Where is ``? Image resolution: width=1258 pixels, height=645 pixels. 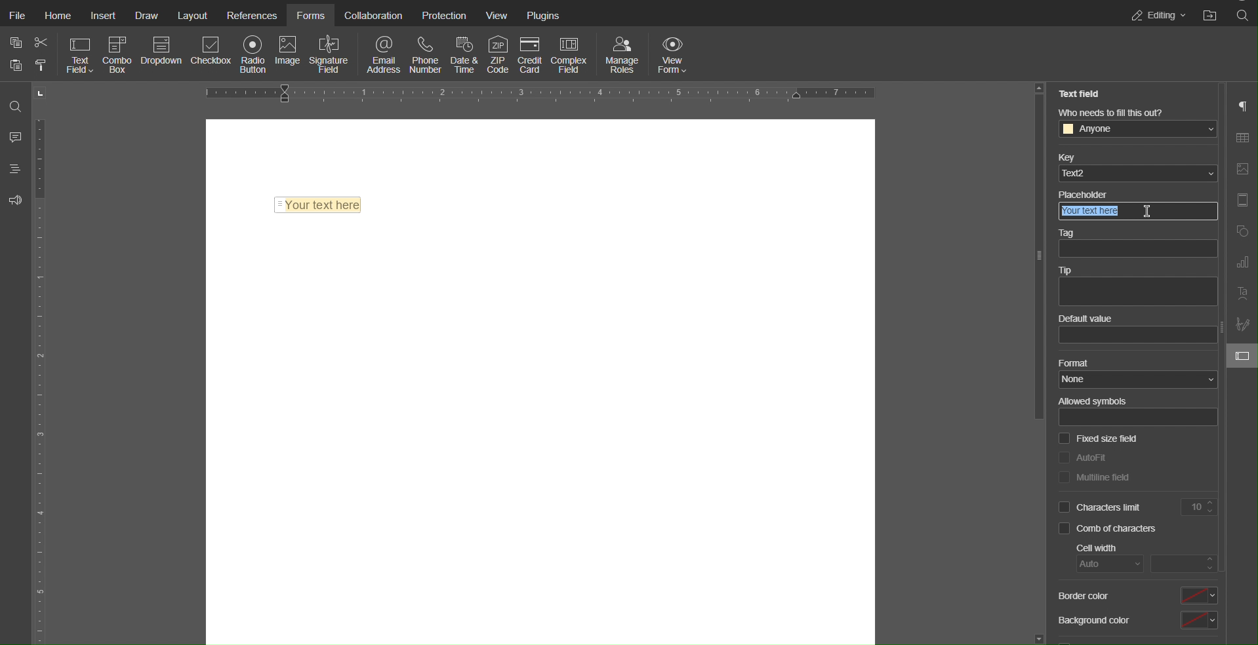
 is located at coordinates (1093, 194).